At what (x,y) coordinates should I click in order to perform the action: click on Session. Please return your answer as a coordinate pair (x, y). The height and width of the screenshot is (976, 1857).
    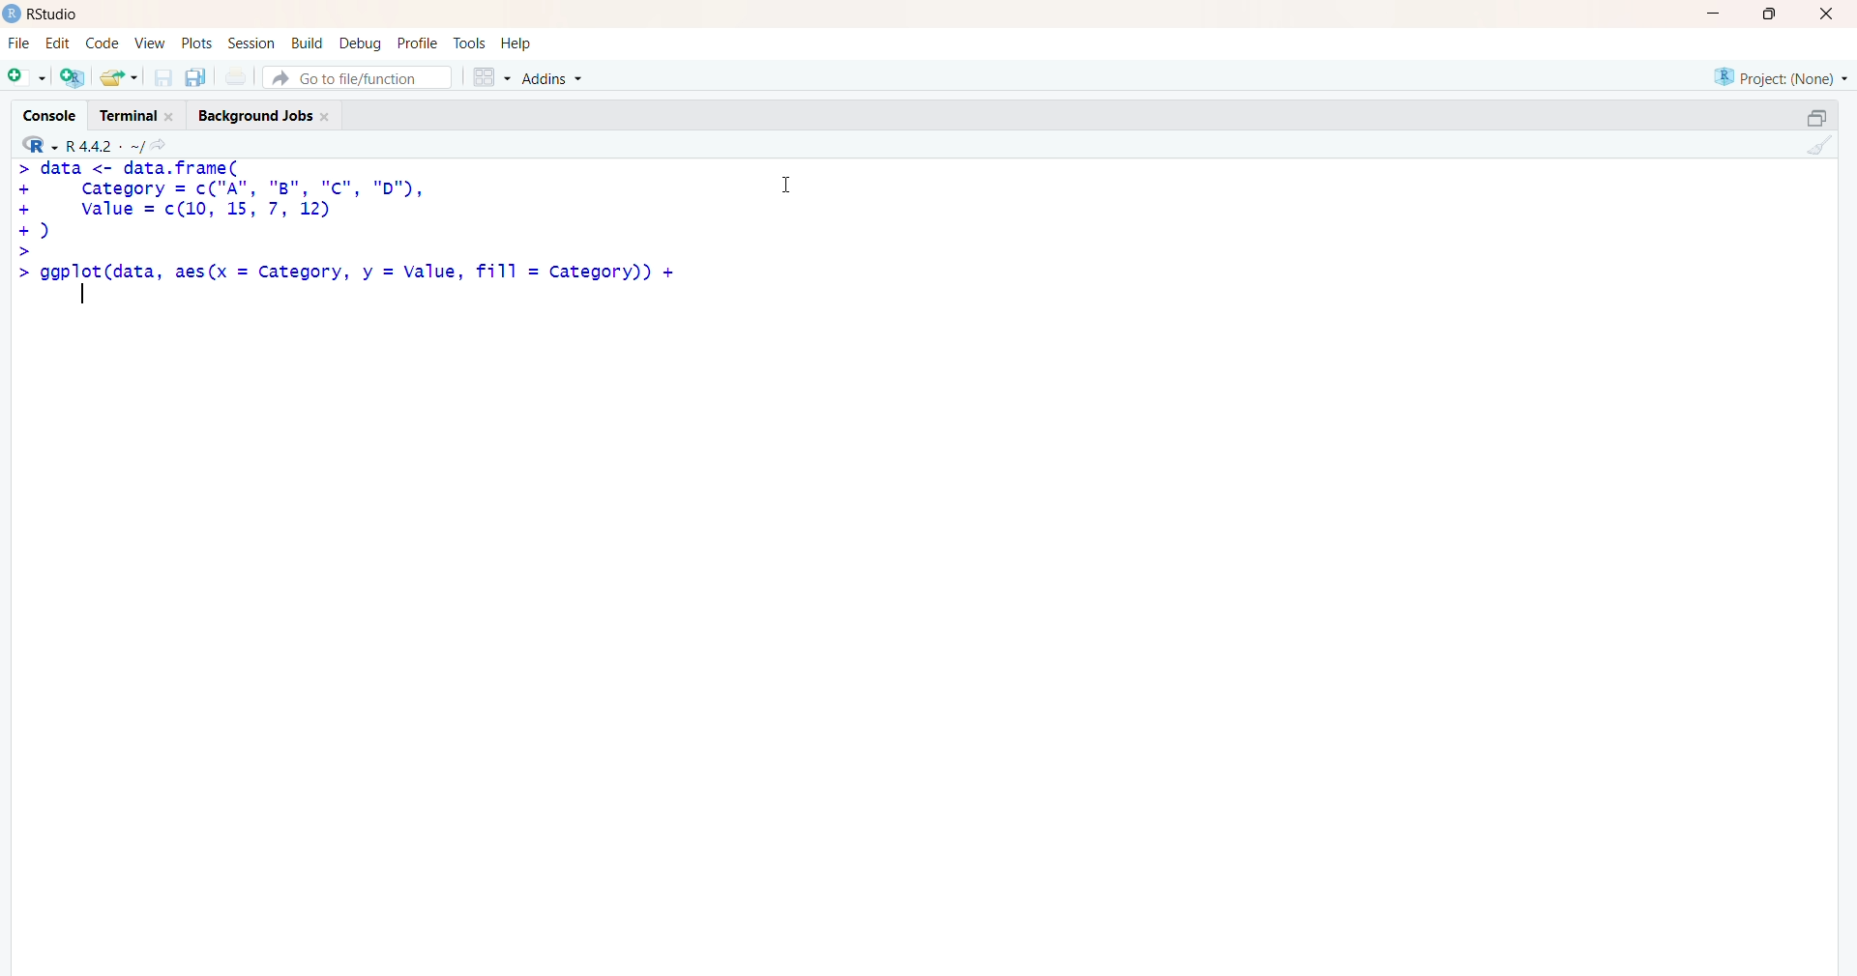
    Looking at the image, I should click on (251, 43).